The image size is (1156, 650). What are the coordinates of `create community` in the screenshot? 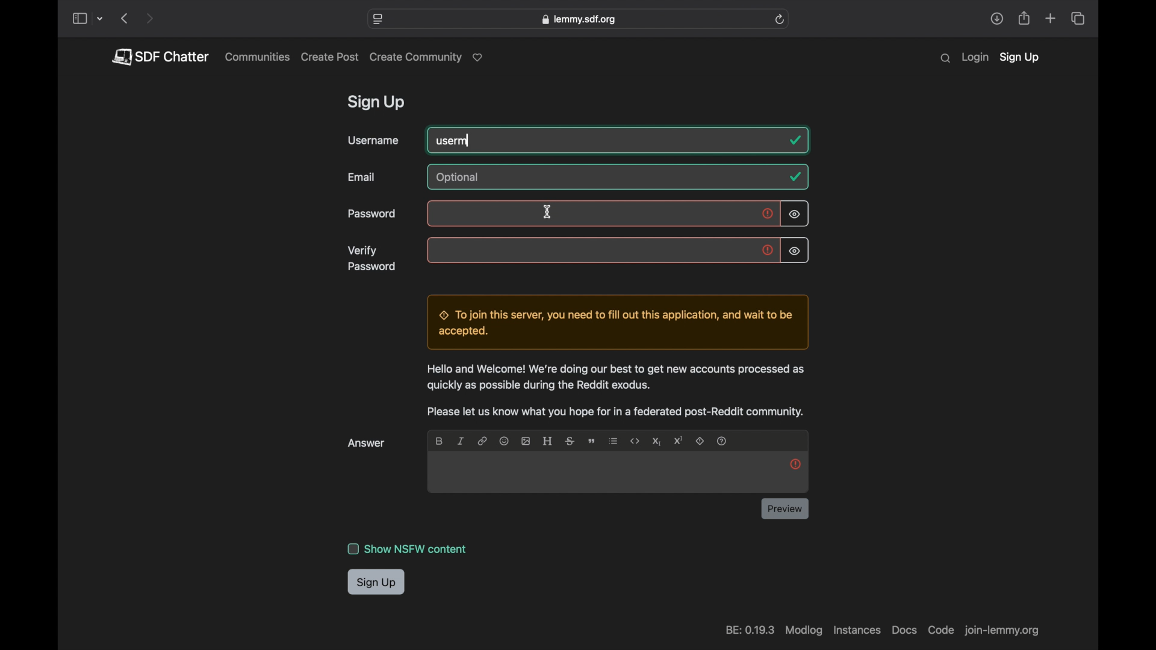 It's located at (429, 58).